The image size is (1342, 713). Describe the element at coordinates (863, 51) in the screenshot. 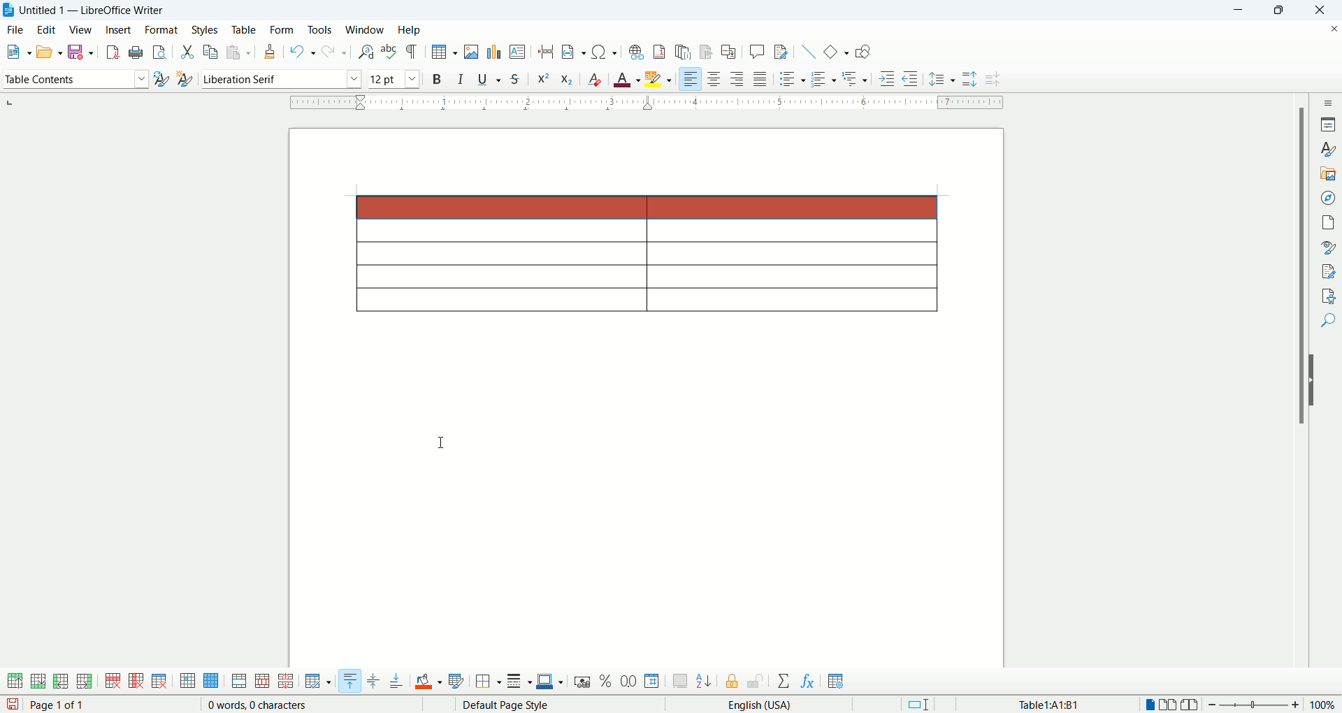

I see `show draw functions` at that location.